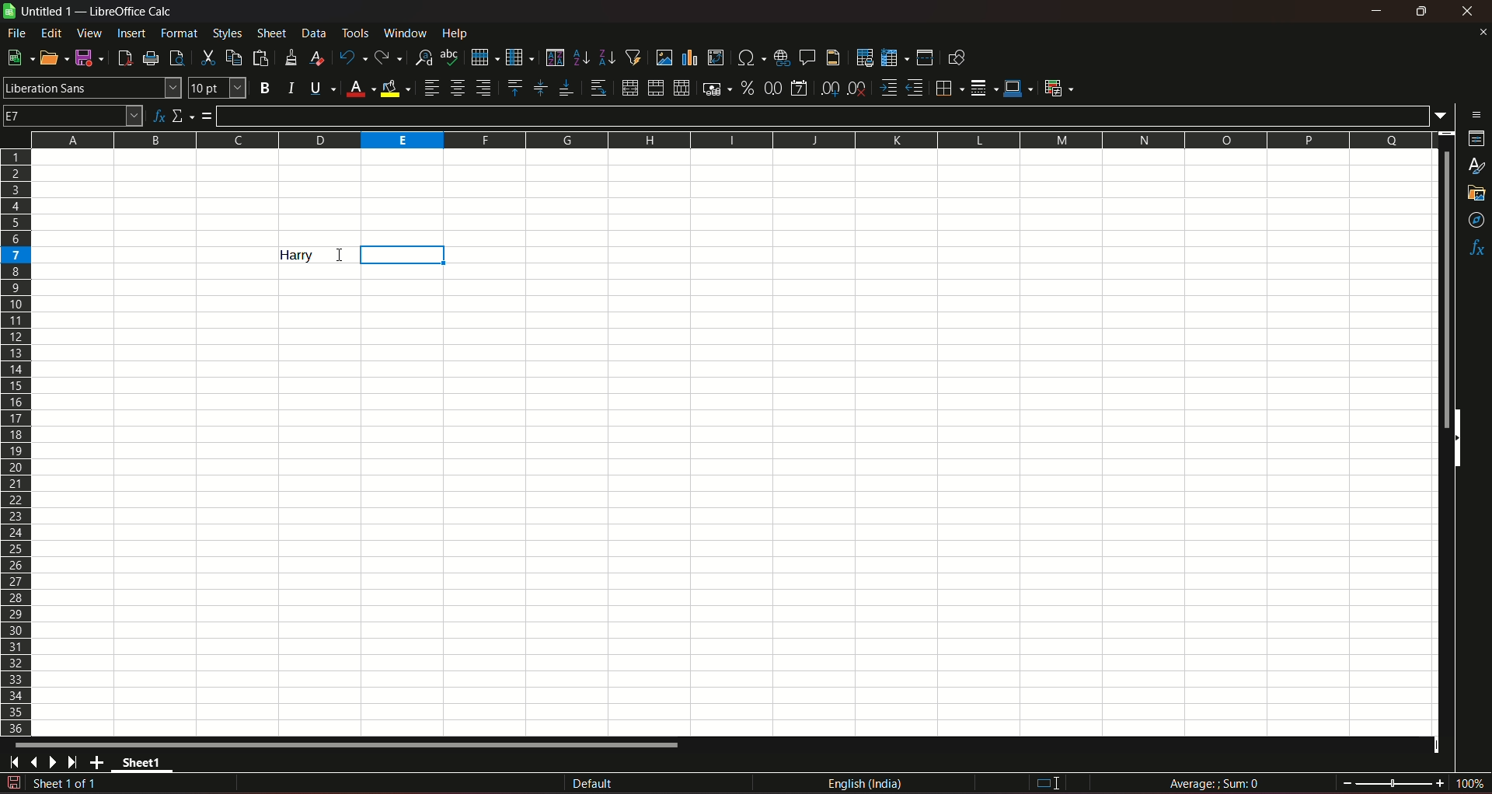 The width and height of the screenshot is (1492, 794). I want to click on open, so click(51, 57).